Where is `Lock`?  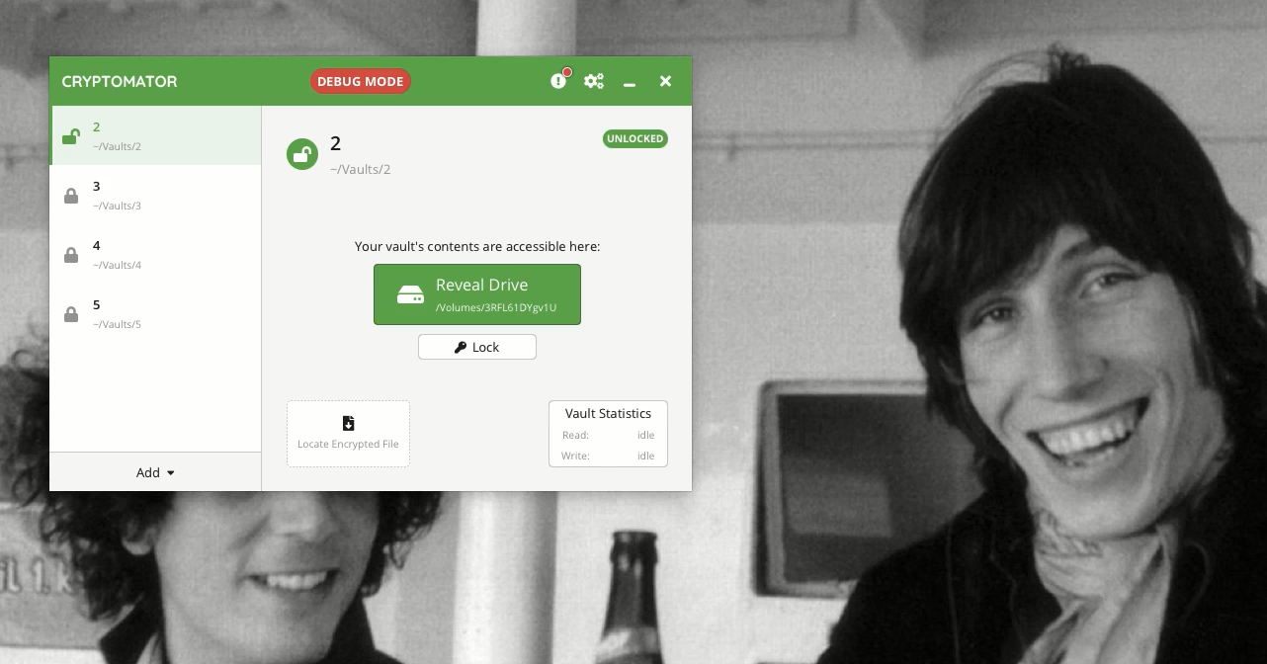
Lock is located at coordinates (474, 347).